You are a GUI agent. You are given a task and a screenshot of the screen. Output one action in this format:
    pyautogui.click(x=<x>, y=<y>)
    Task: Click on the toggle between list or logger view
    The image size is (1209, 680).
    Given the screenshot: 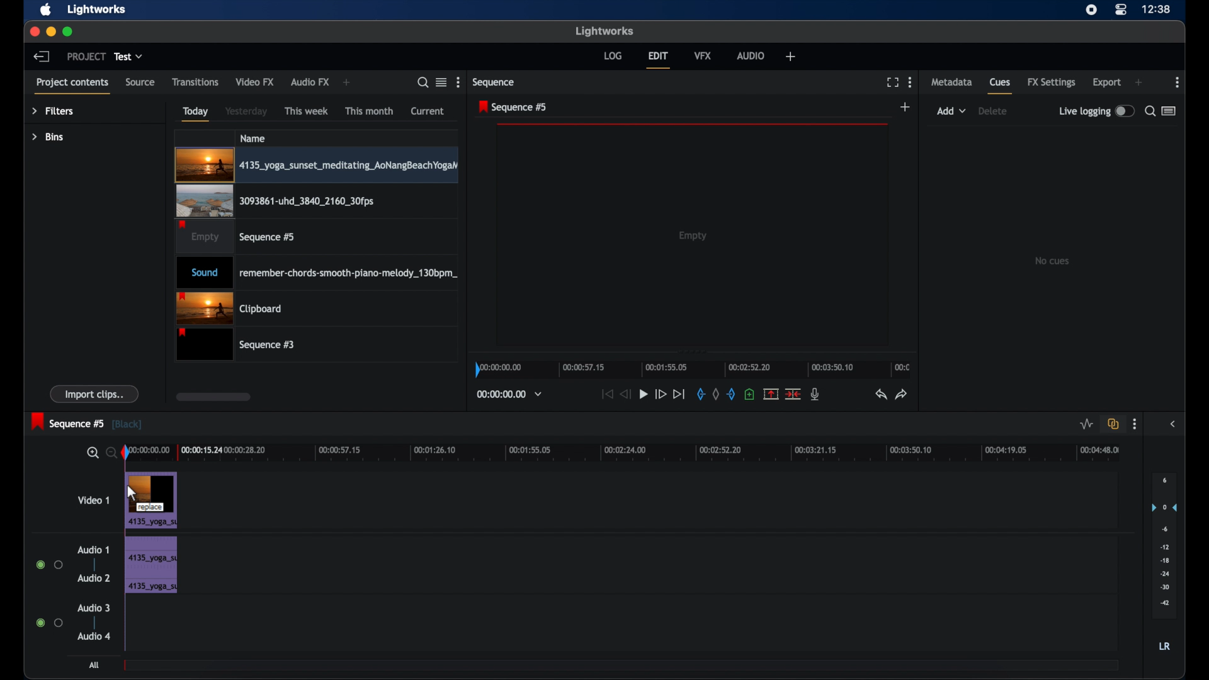 What is the action you would take?
    pyautogui.click(x=1169, y=111)
    